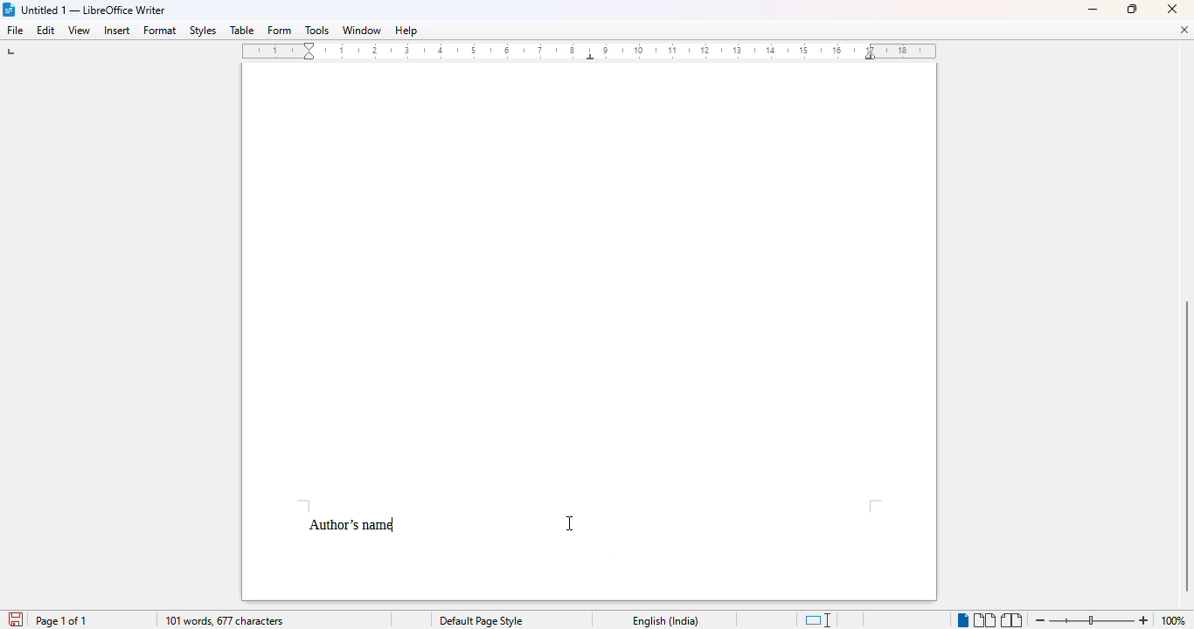  I want to click on tools, so click(316, 31).